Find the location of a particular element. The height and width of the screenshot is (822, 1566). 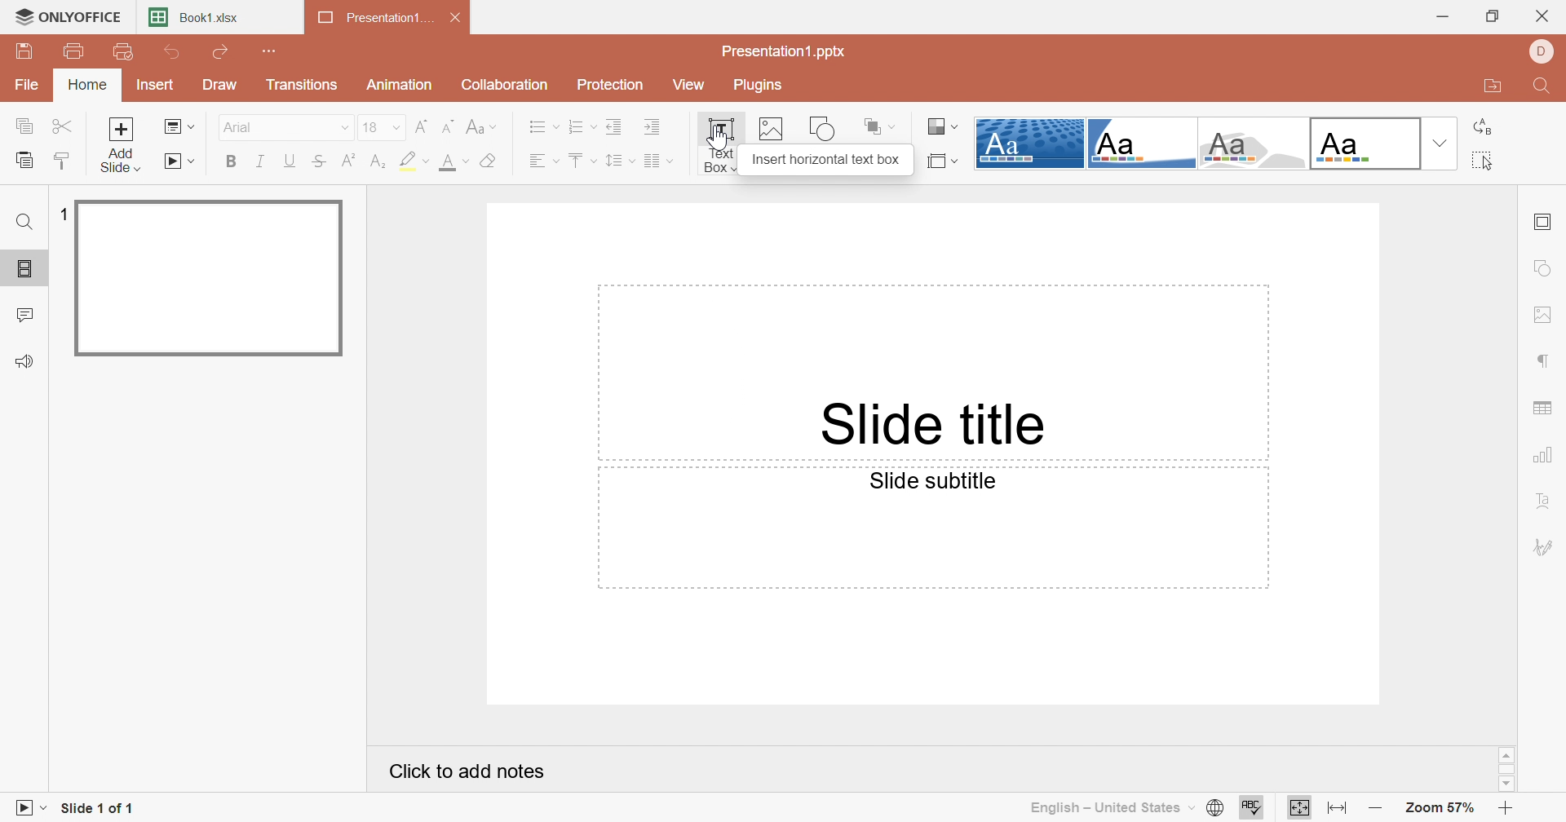

Text Box is located at coordinates (719, 147).